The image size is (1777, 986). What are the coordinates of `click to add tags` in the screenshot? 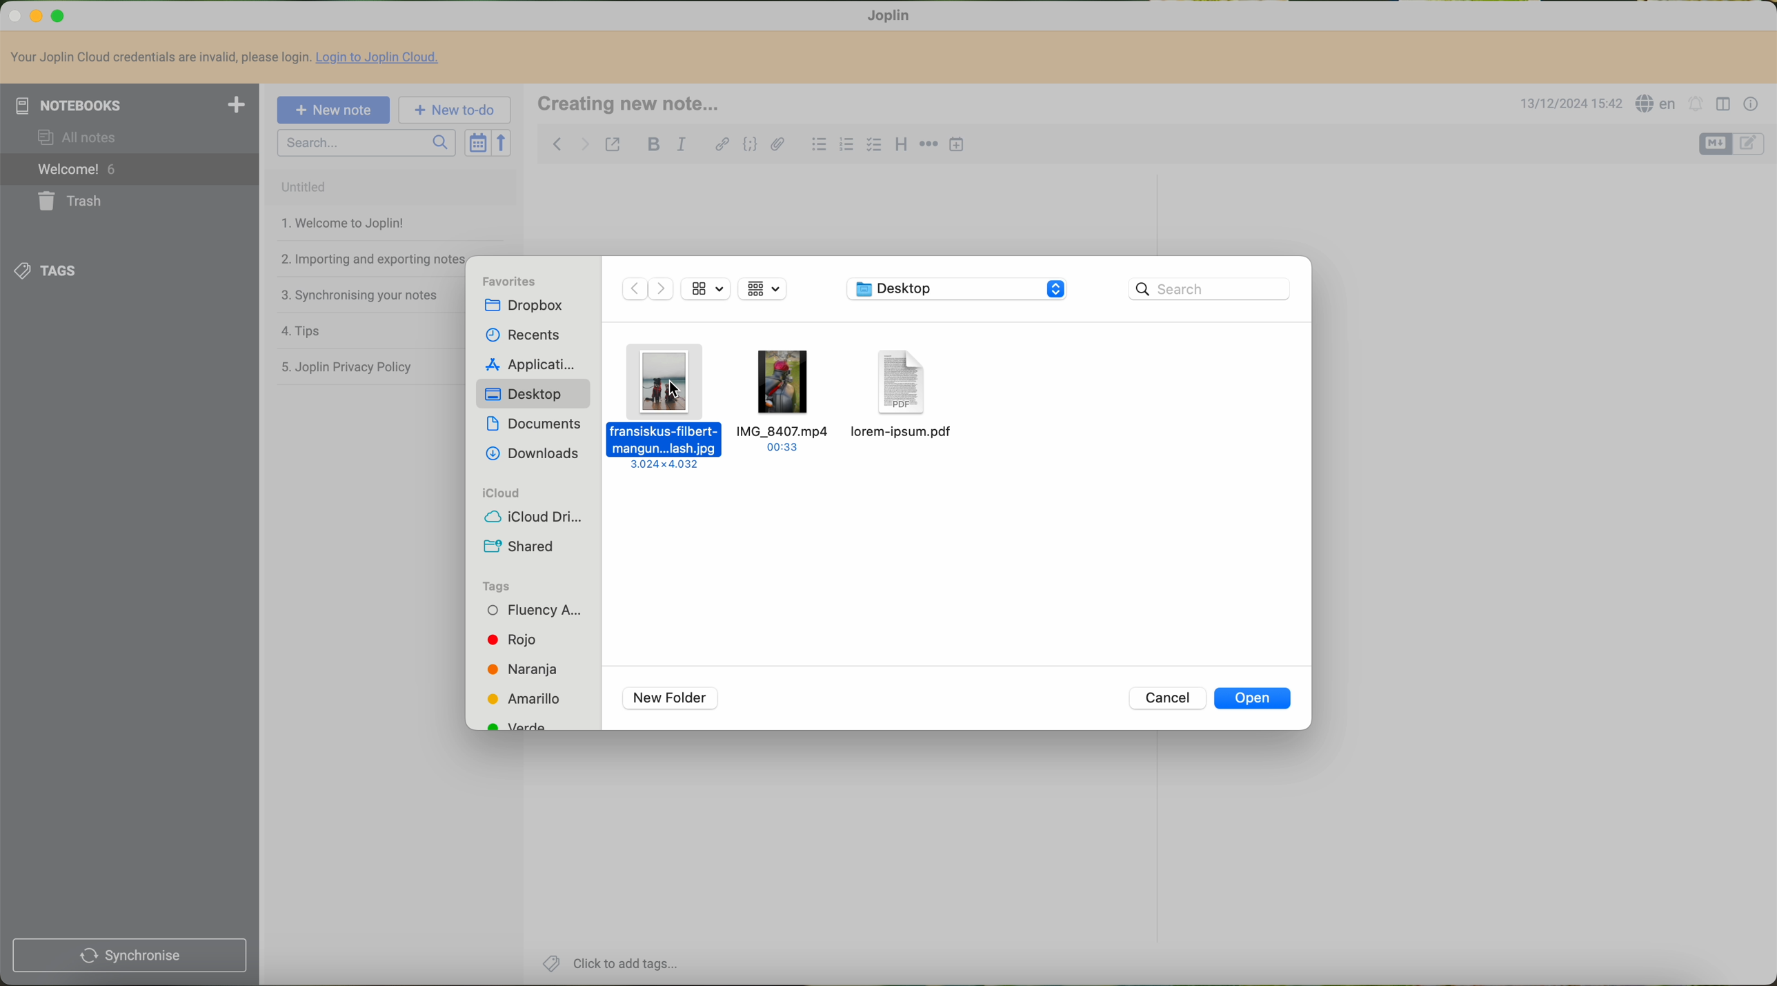 It's located at (613, 963).